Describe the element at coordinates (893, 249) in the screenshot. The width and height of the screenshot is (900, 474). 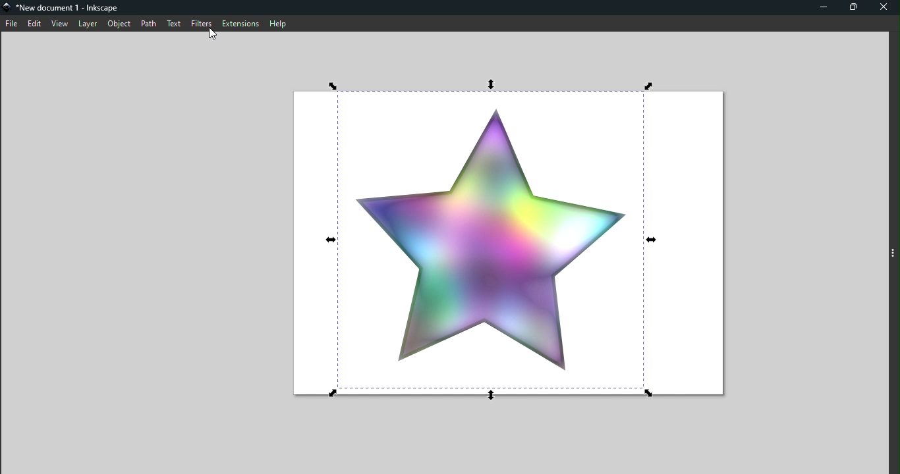
I see `Toggle command panel` at that location.